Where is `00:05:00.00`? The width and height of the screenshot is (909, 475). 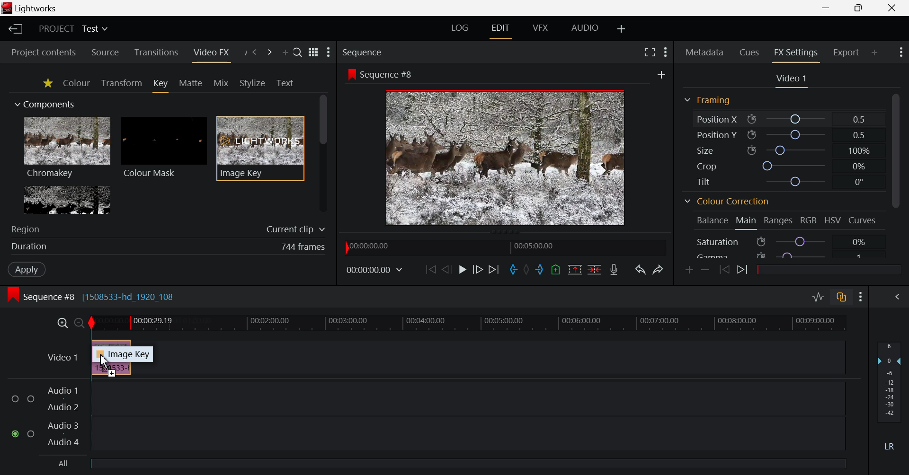
00:05:00.00 is located at coordinates (536, 246).